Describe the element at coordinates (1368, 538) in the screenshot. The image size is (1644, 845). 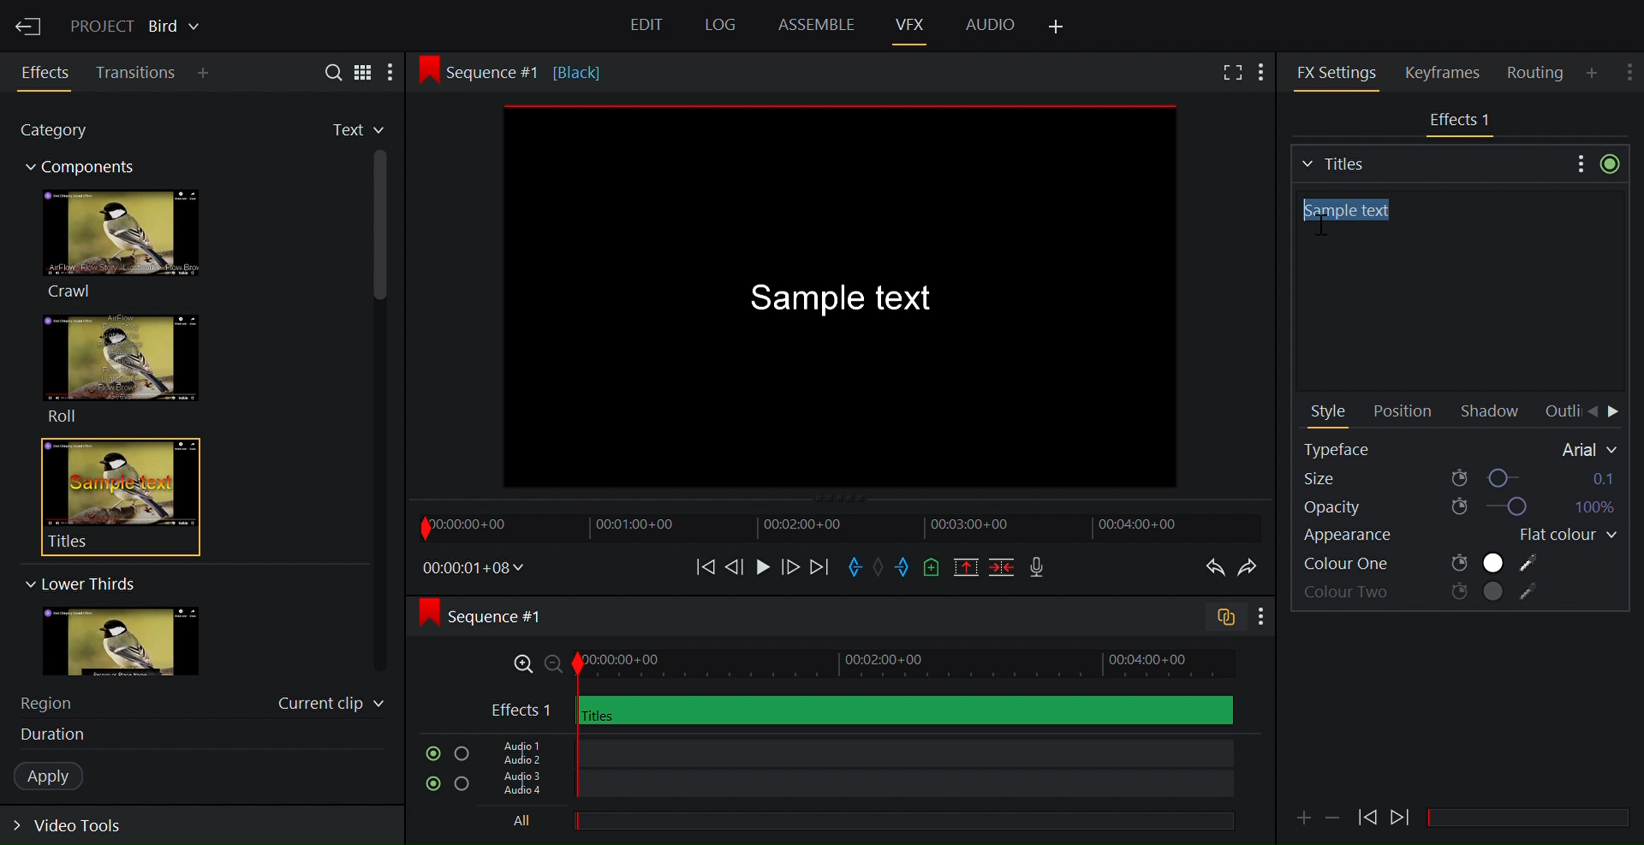
I see `Appearance` at that location.